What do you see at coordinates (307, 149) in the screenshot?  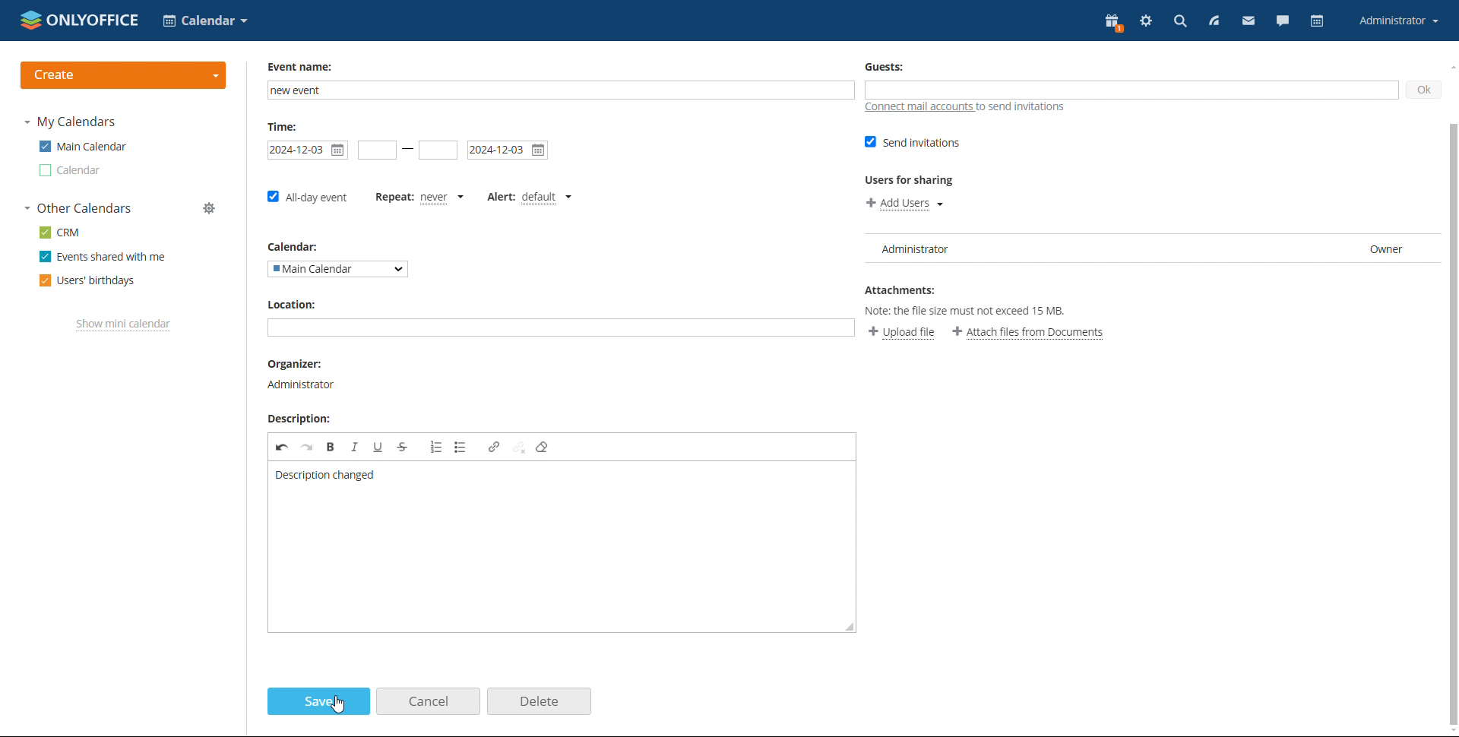 I see `start date` at bounding box center [307, 149].